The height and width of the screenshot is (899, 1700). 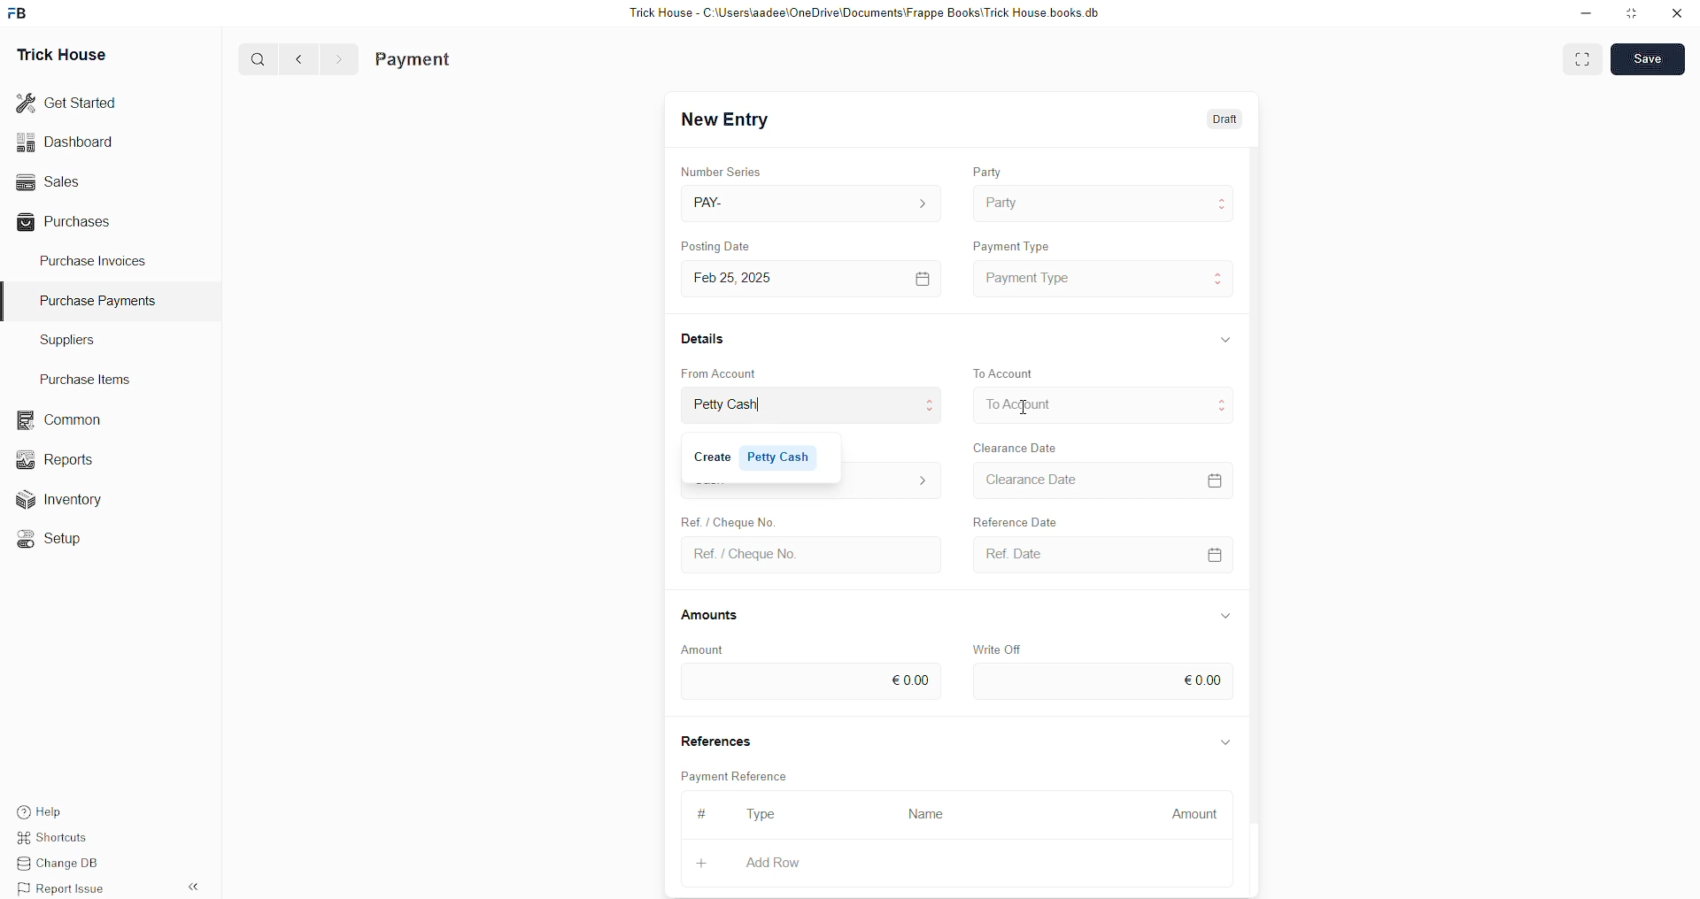 What do you see at coordinates (66, 810) in the screenshot?
I see ` Help` at bounding box center [66, 810].